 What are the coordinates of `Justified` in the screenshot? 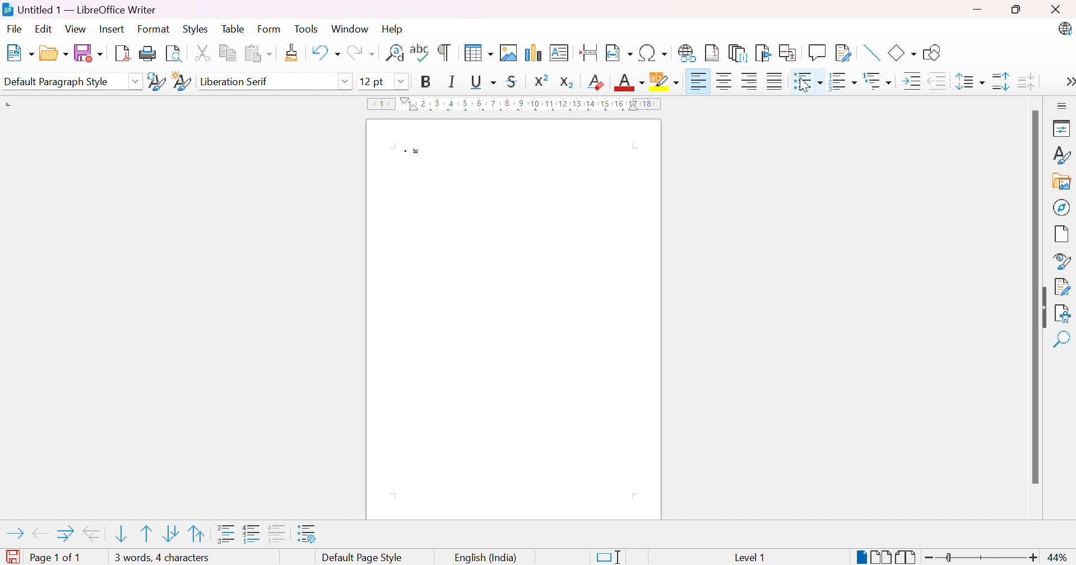 It's located at (775, 80).